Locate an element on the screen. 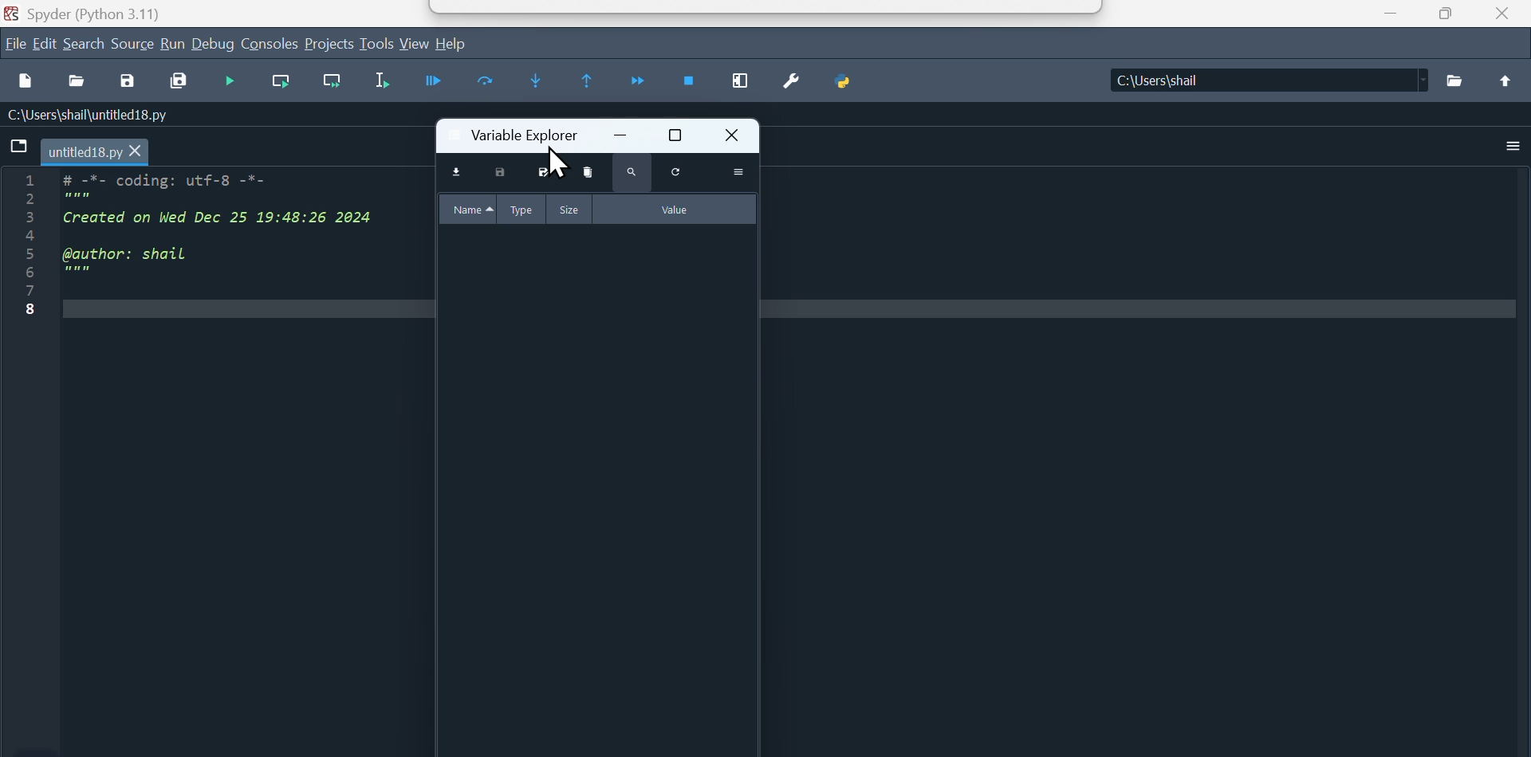 Image resolution: width=1531 pixels, height=757 pixels. File is located at coordinates (14, 45).